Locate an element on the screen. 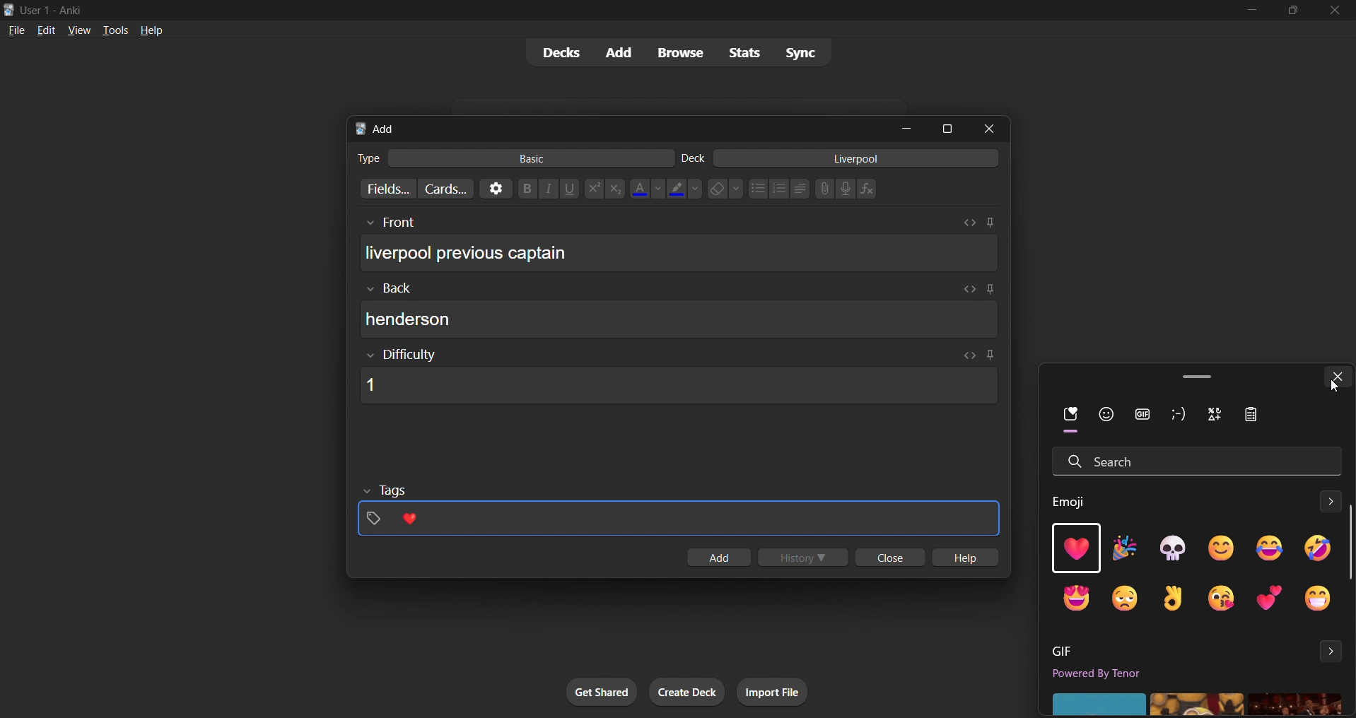 This screenshot has height=718, width=1356. link is located at coordinates (823, 190).